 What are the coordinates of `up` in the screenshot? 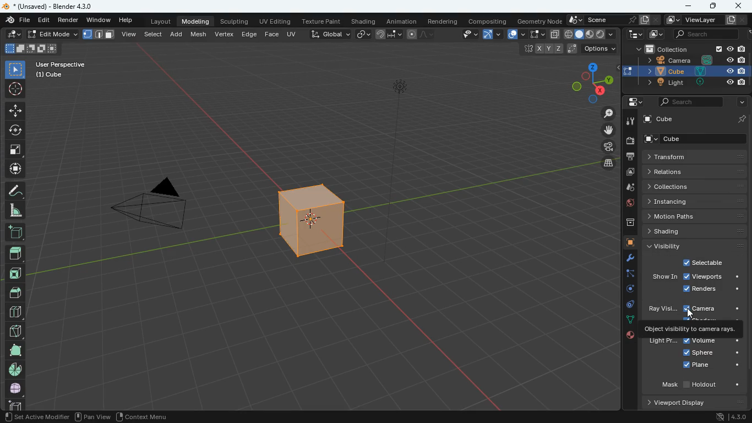 It's located at (17, 292).